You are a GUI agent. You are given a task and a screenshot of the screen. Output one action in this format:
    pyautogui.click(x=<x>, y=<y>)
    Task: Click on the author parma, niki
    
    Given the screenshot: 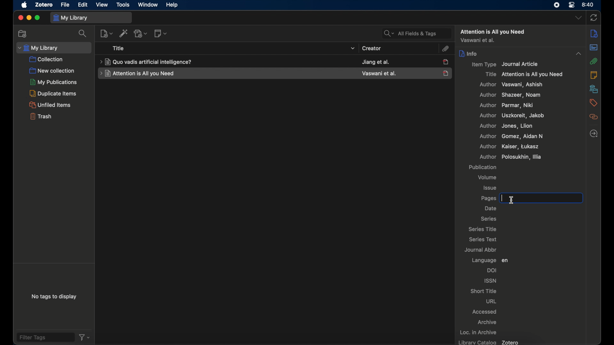 What is the action you would take?
    pyautogui.click(x=509, y=105)
    